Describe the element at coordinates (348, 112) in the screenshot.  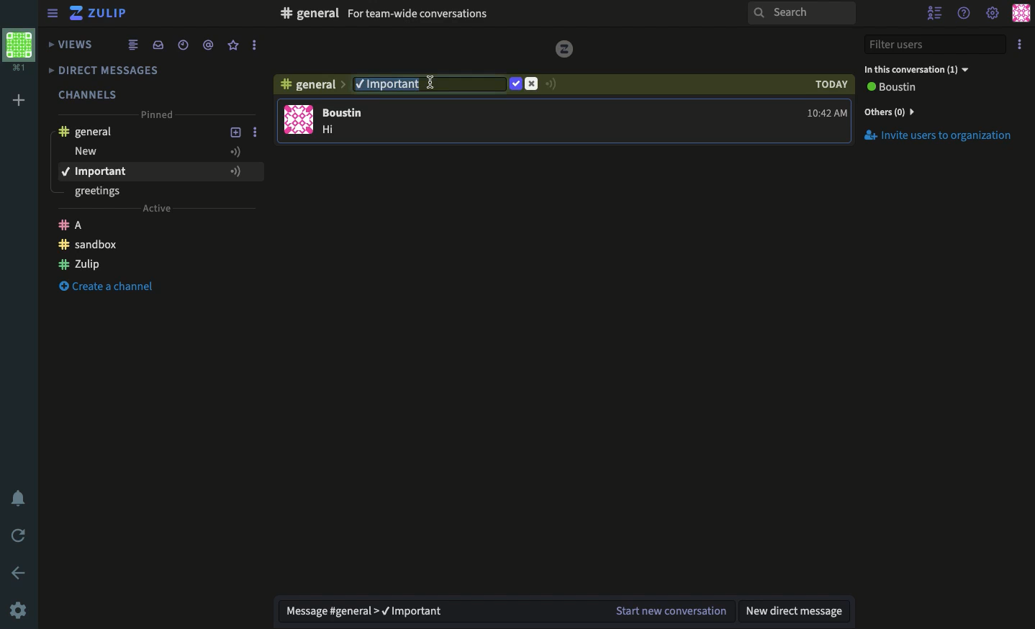
I see `user` at that location.